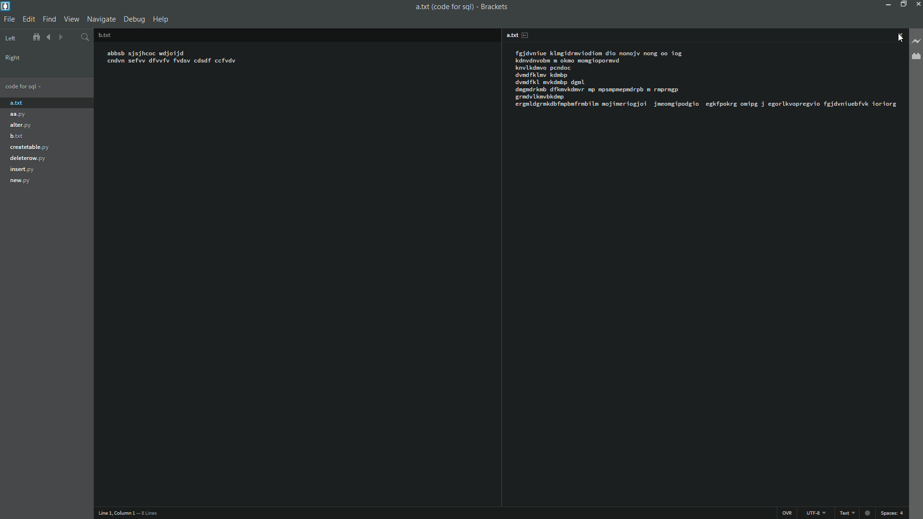 Image resolution: width=923 pixels, height=519 pixels. I want to click on a.txt (code for sql)- brackets, so click(461, 7).